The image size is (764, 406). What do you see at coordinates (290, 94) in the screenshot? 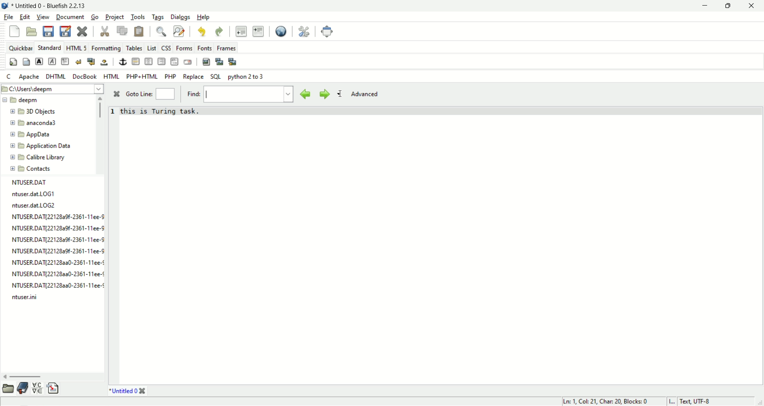
I see `find history` at bounding box center [290, 94].